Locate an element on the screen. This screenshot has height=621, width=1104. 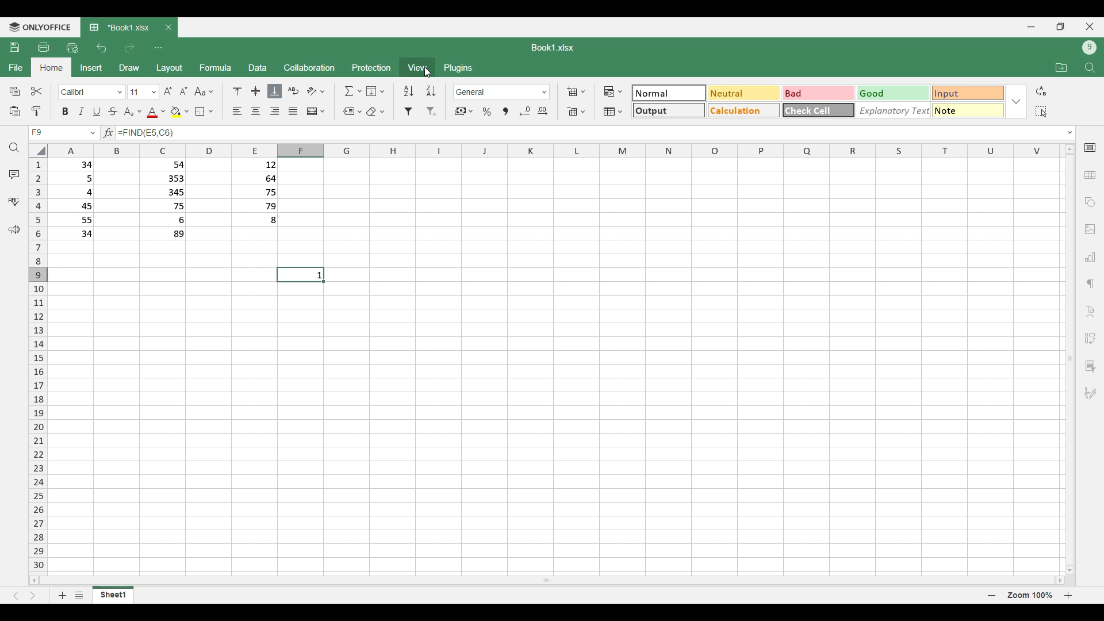
Right alignment is located at coordinates (274, 111).